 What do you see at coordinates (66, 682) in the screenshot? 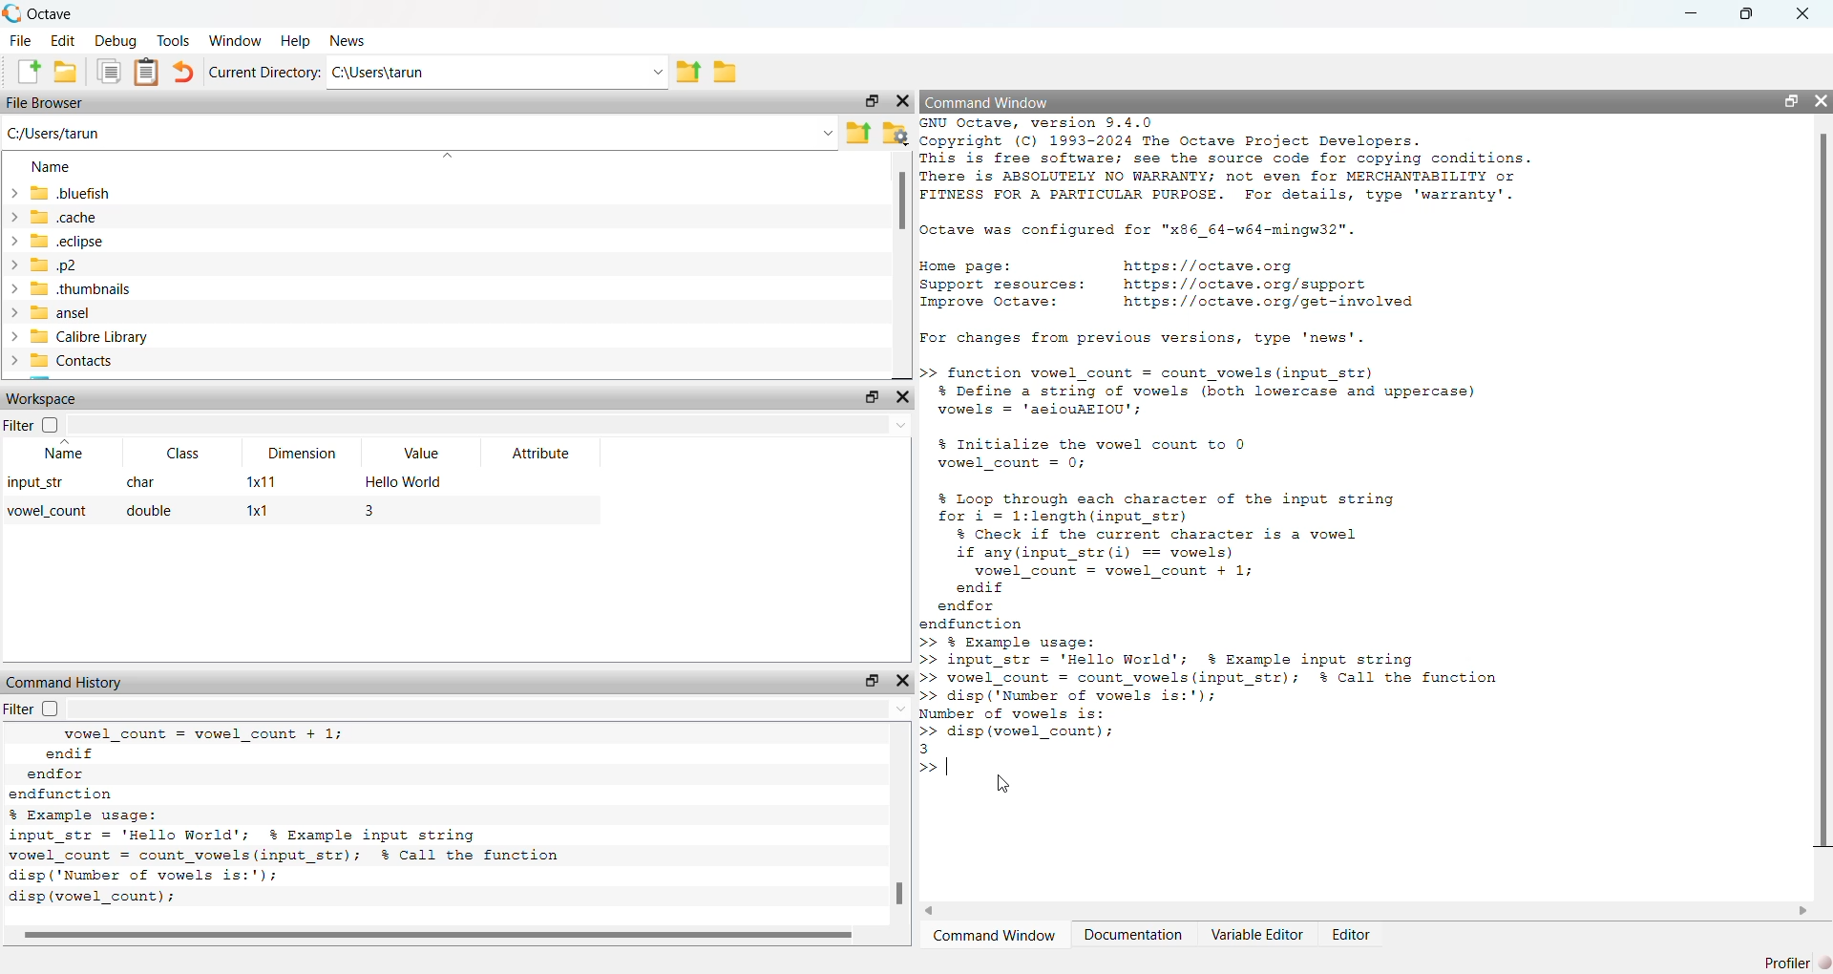
I see `Command History` at bounding box center [66, 682].